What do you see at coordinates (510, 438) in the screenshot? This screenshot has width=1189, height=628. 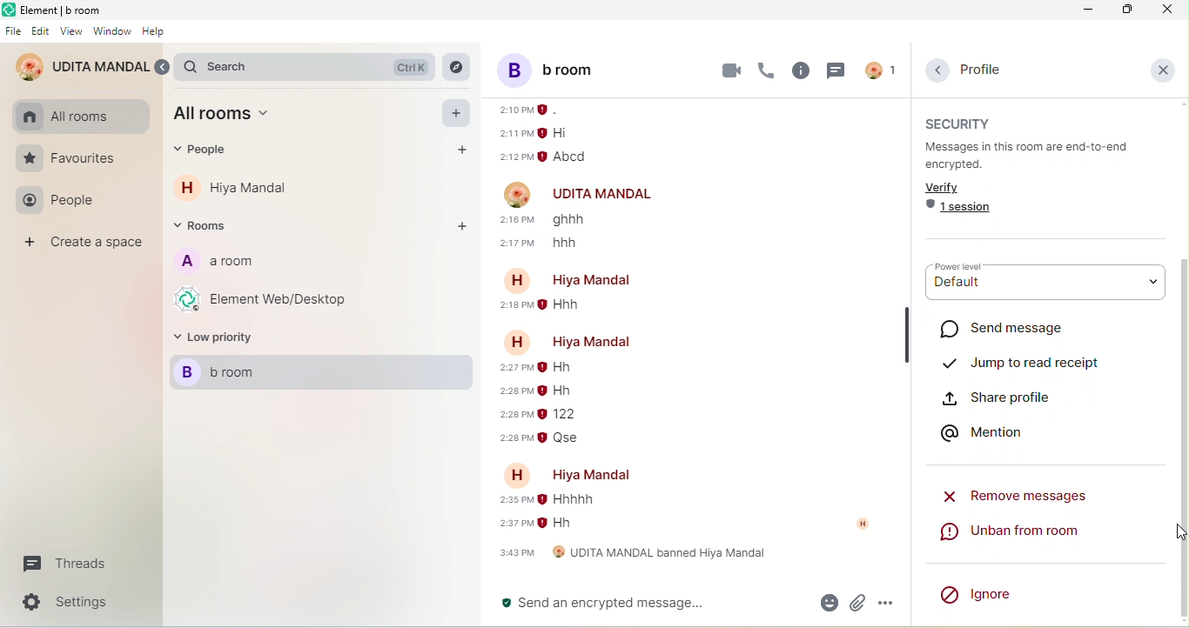 I see `sending message time` at bounding box center [510, 438].